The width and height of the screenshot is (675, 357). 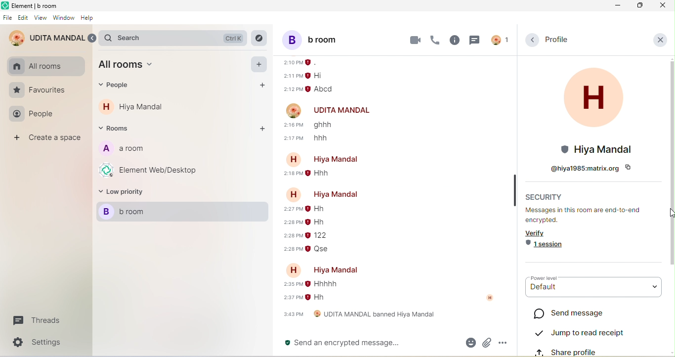 I want to click on hhhhh-older message of hiya mandal, so click(x=323, y=284).